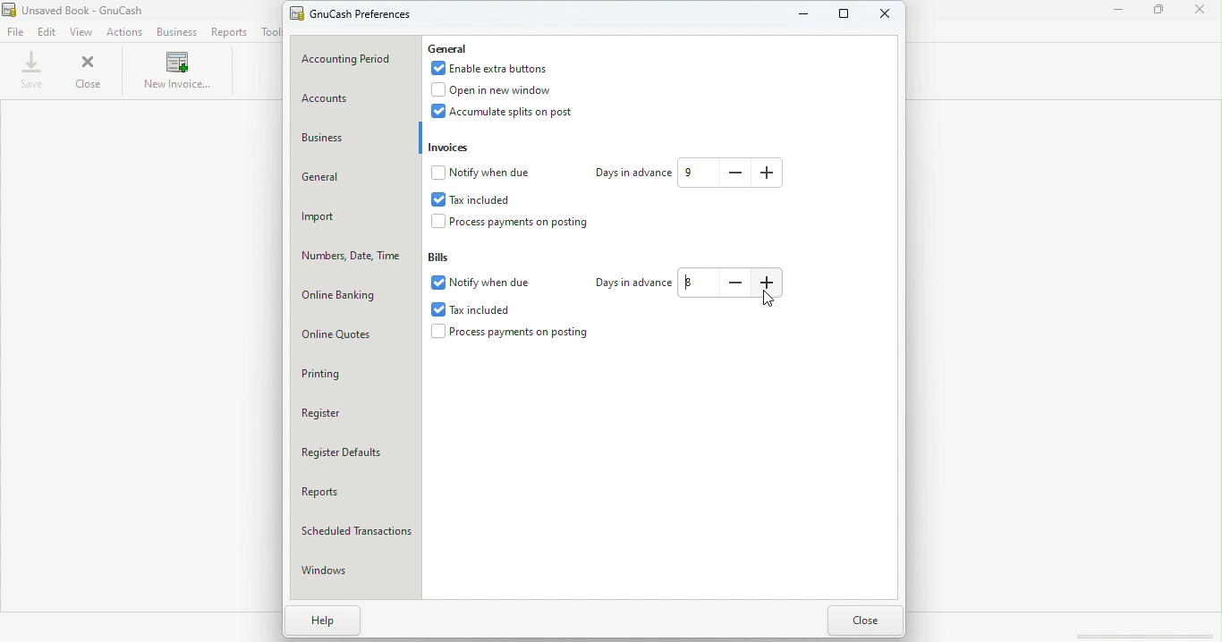  What do you see at coordinates (349, 256) in the screenshot?
I see `Numbers, date, time` at bounding box center [349, 256].